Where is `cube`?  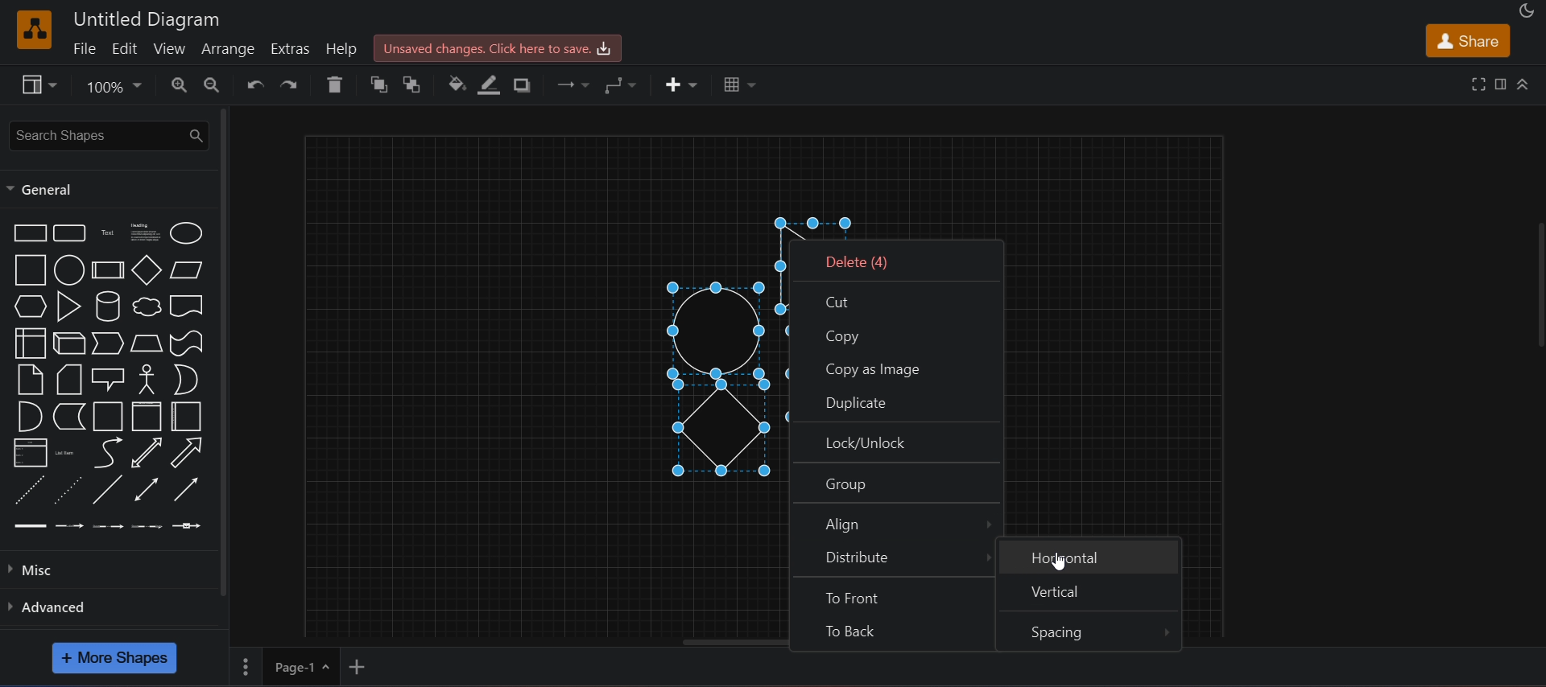 cube is located at coordinates (67, 343).